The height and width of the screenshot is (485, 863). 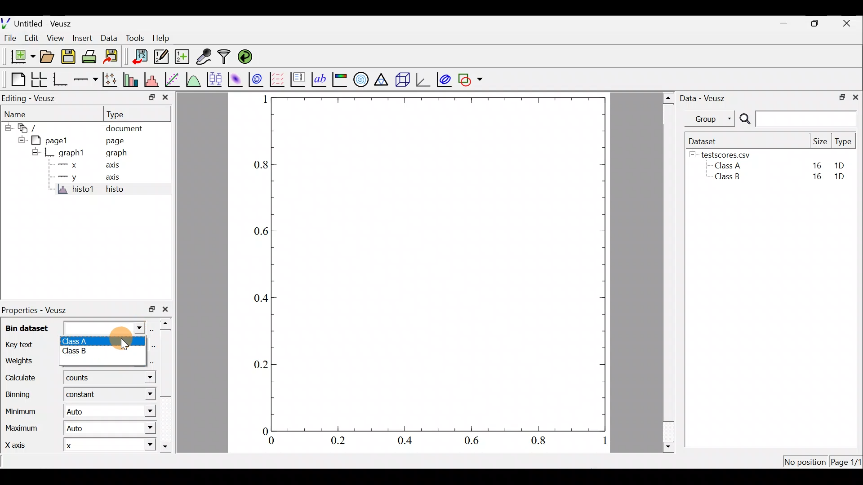 What do you see at coordinates (225, 57) in the screenshot?
I see `Filter data` at bounding box center [225, 57].